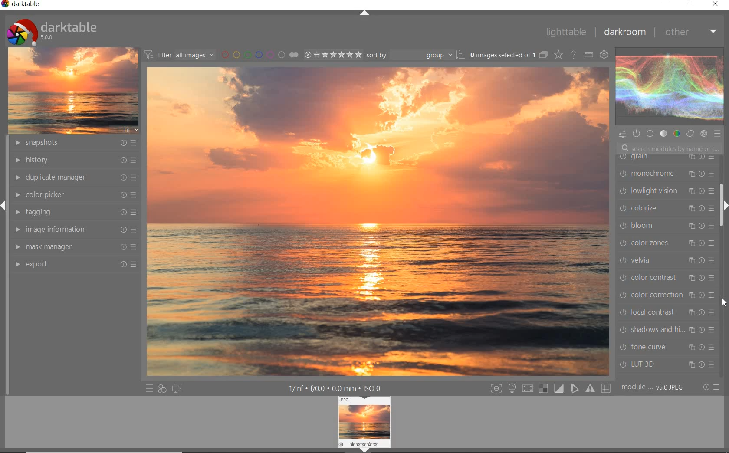 This screenshot has width=729, height=453. I want to click on close, so click(717, 5).